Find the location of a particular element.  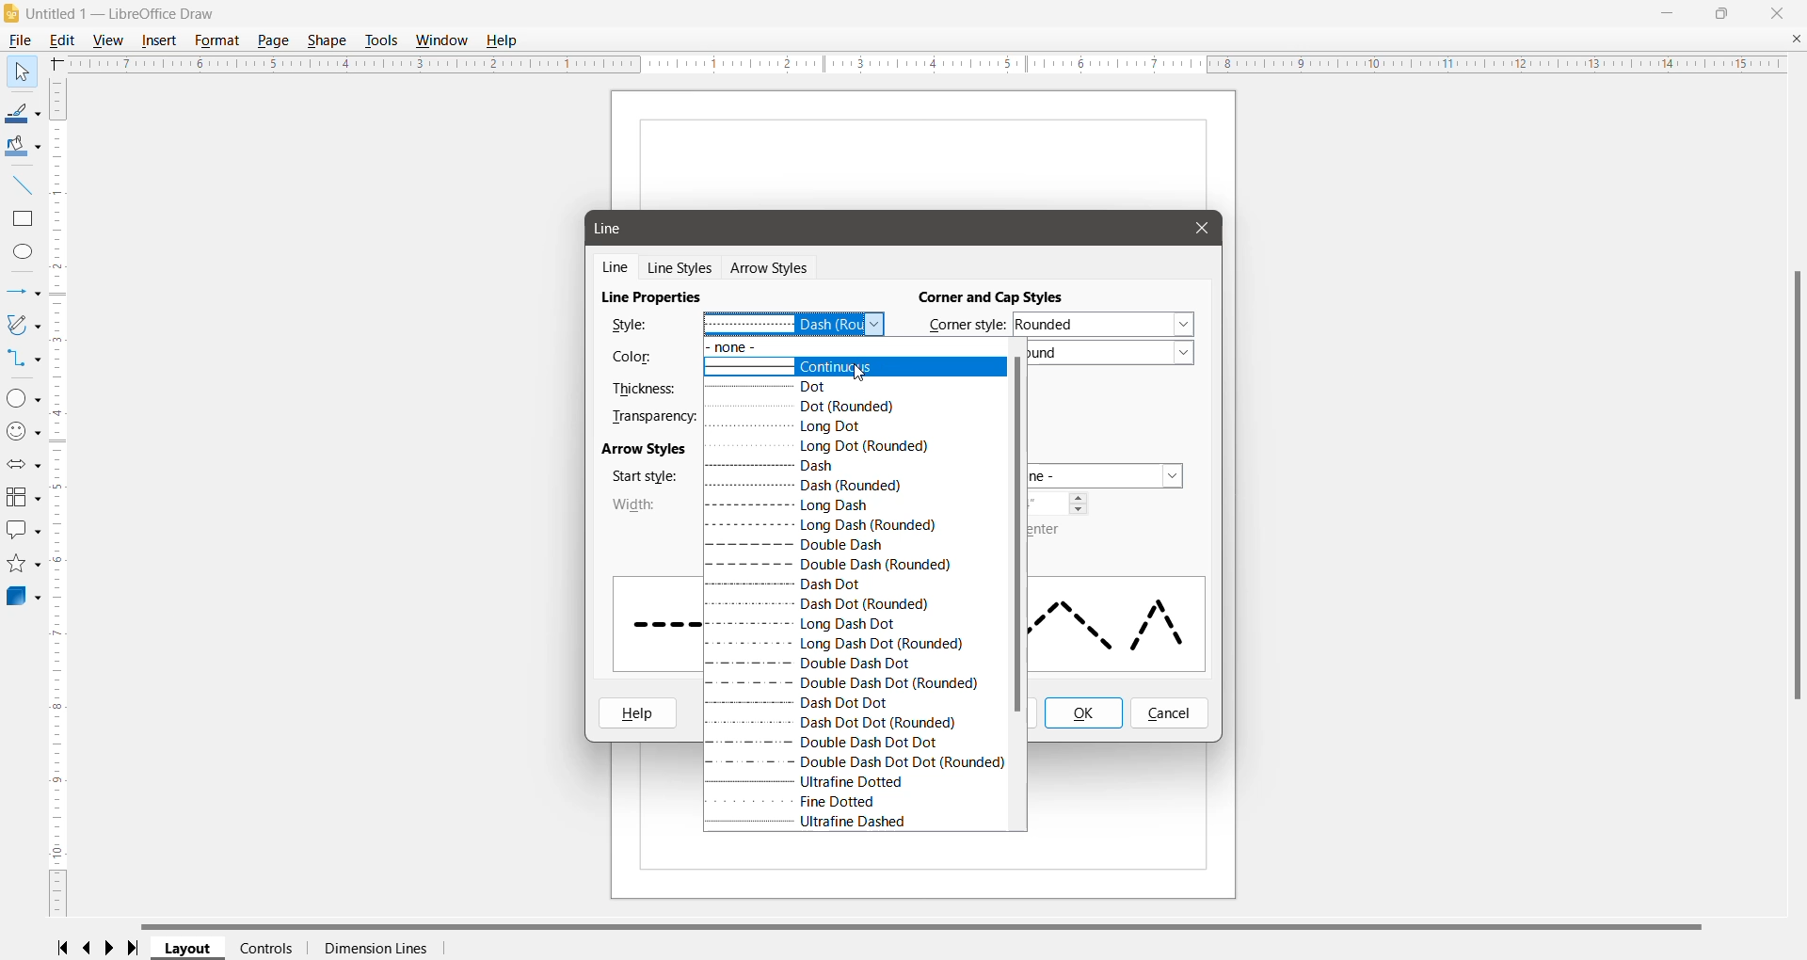

Help is located at coordinates (637, 714).